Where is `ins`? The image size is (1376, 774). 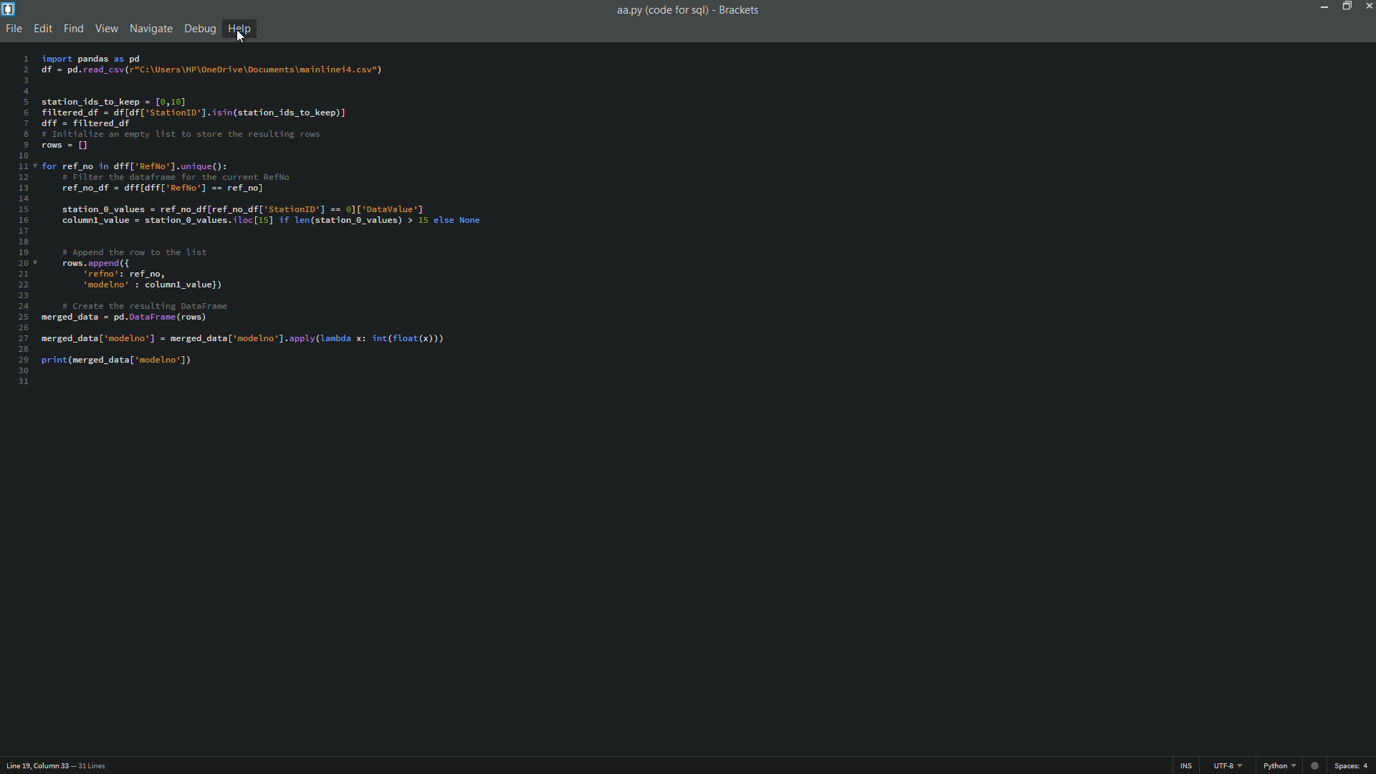 ins is located at coordinates (1185, 766).